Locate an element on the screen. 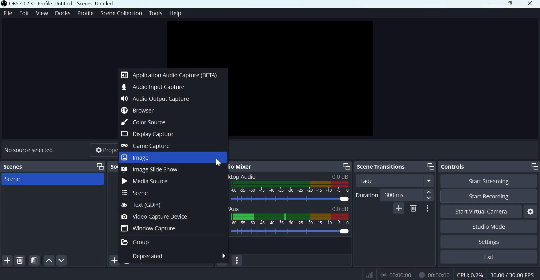  Add scene is located at coordinates (8, 260).